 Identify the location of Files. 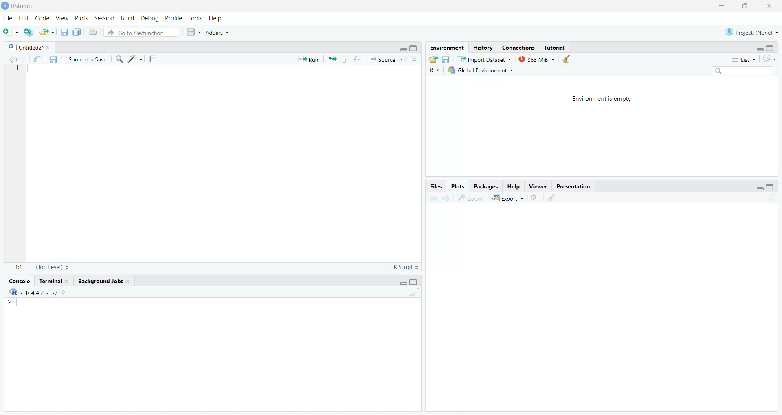
(435, 186).